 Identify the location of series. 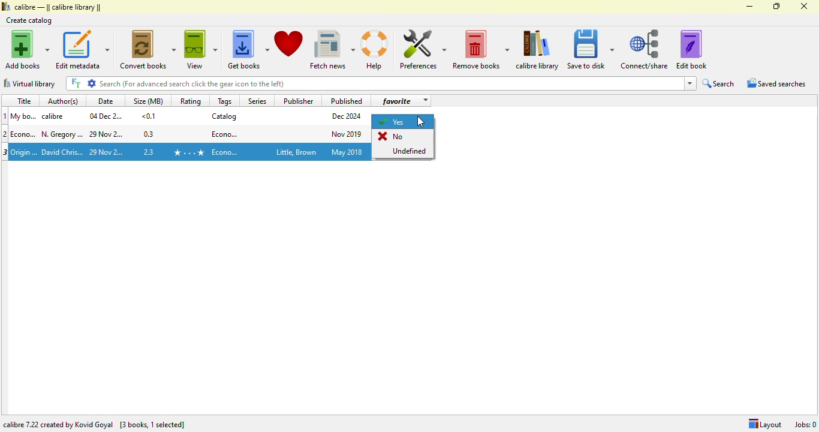
(256, 100).